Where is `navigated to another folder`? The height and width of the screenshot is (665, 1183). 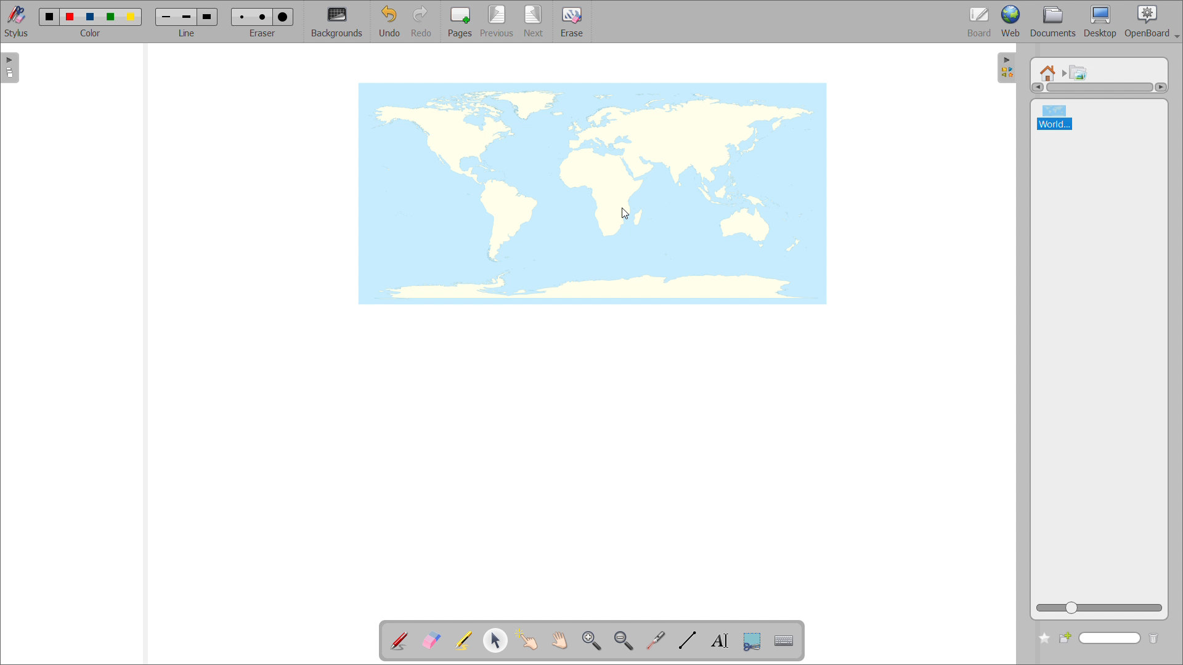 navigated to another folder is located at coordinates (1065, 72).